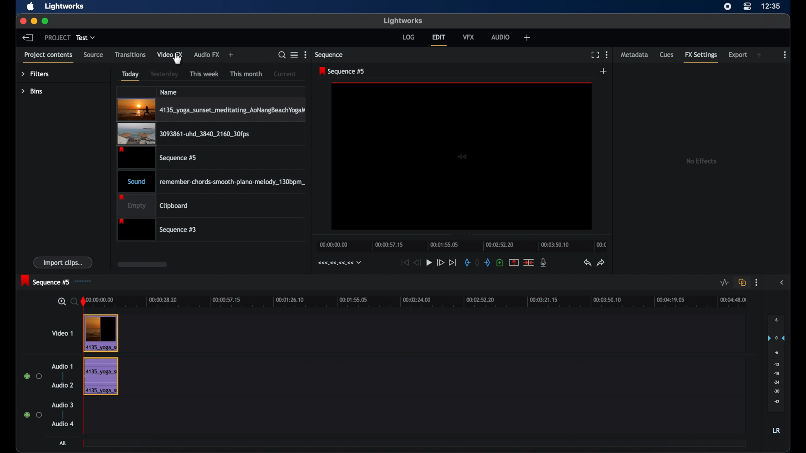 Image resolution: width=806 pixels, height=453 pixels. I want to click on edit, so click(439, 40).